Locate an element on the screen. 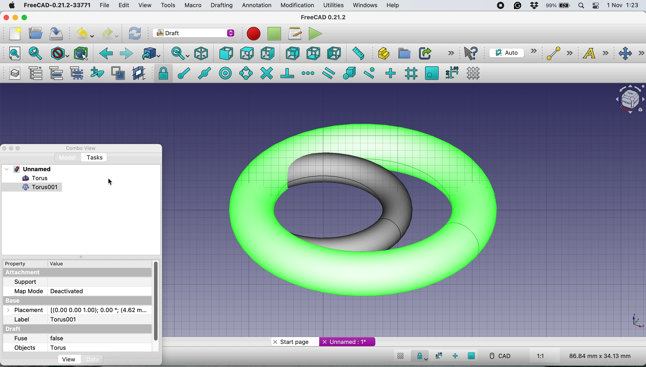  forward is located at coordinates (127, 54).